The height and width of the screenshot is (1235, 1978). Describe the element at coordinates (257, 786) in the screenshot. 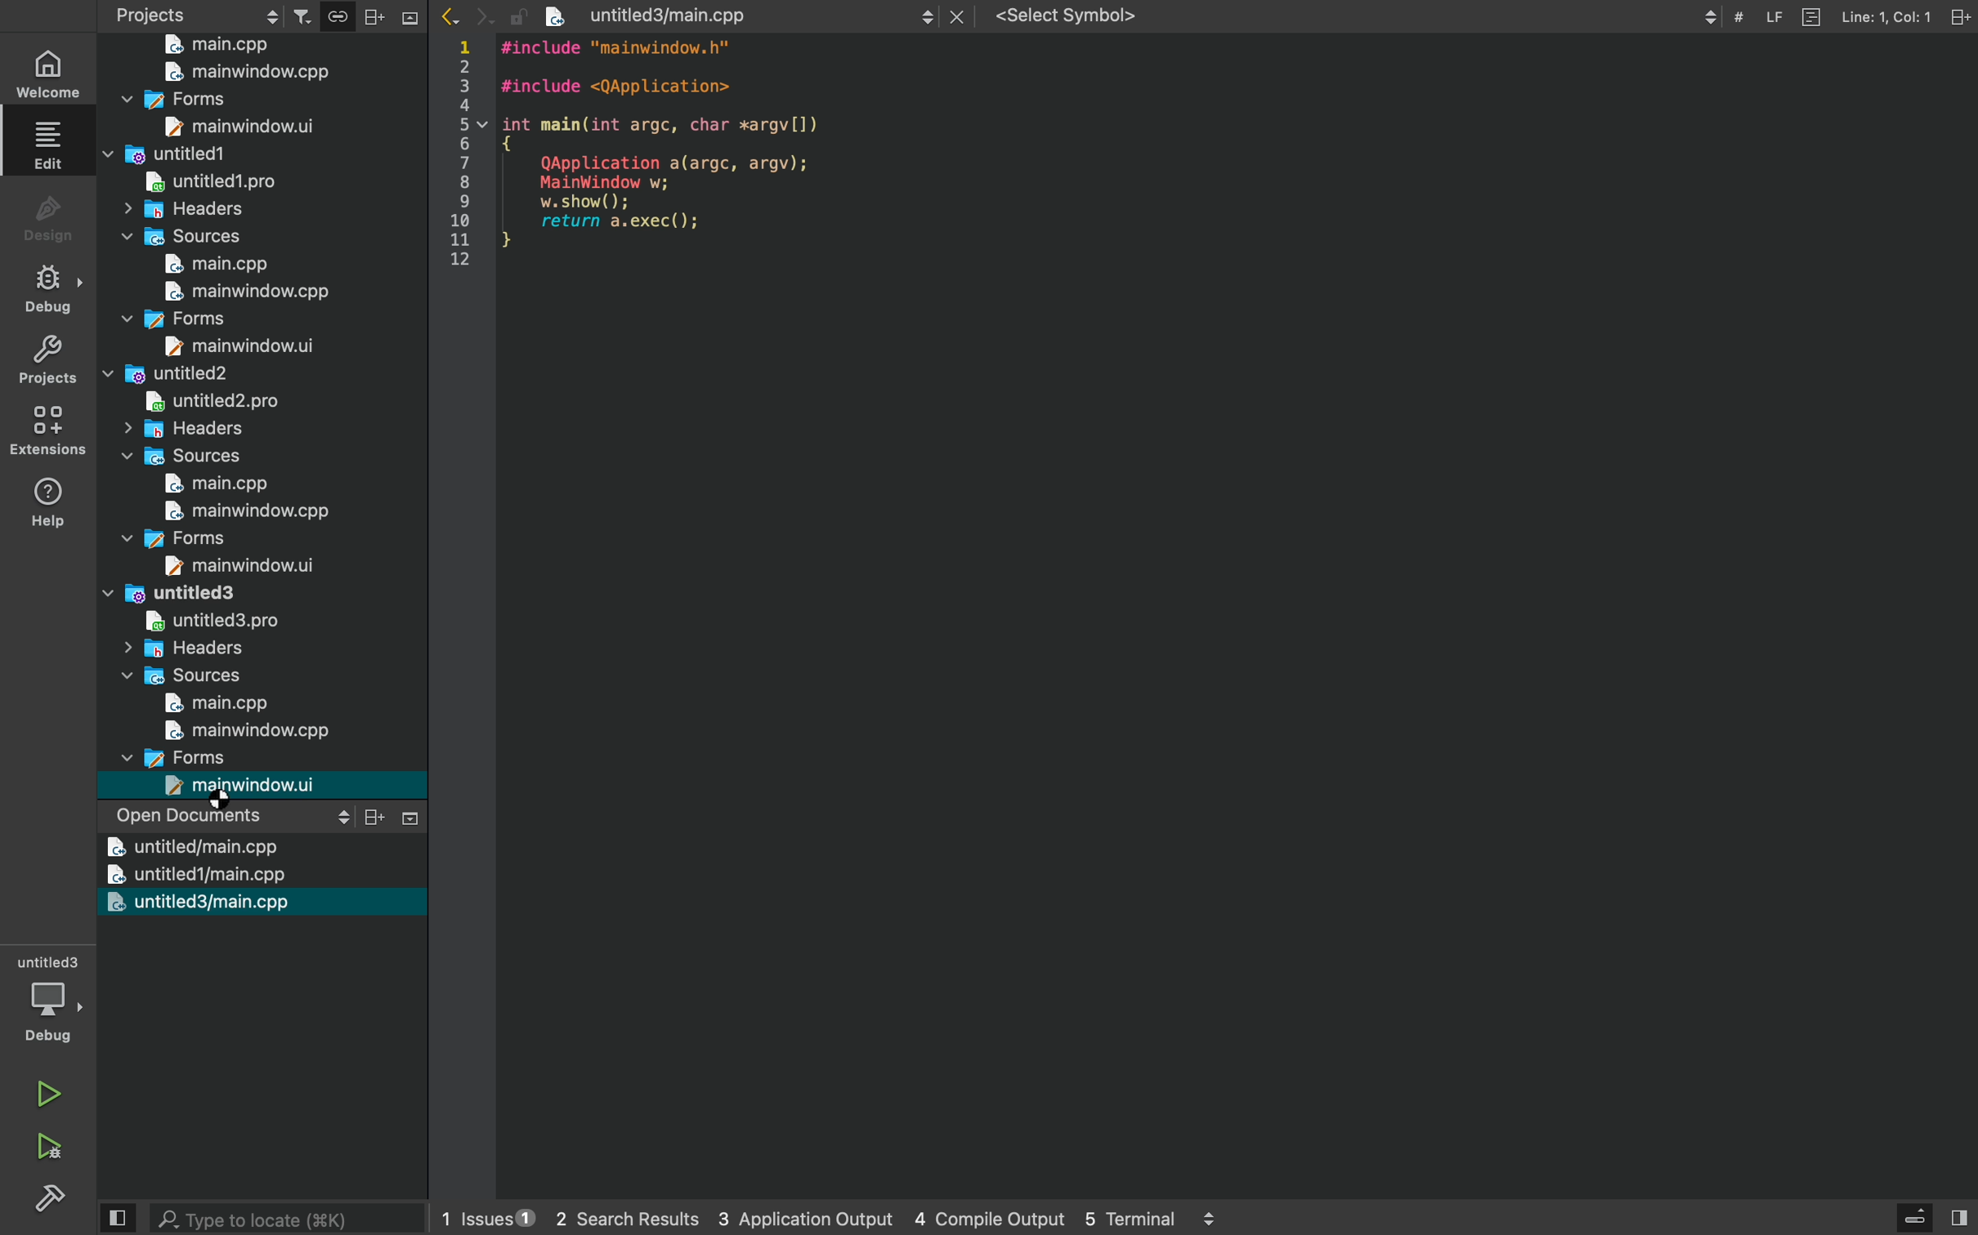

I see `Forms` at that location.